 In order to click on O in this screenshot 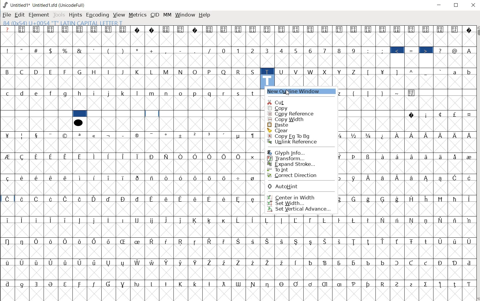, I will do `click(196, 72)`.